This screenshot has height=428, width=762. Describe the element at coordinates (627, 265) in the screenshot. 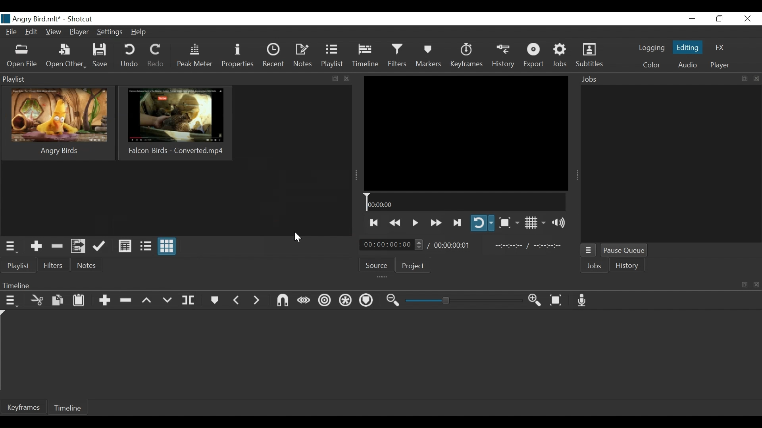

I see `History` at that location.